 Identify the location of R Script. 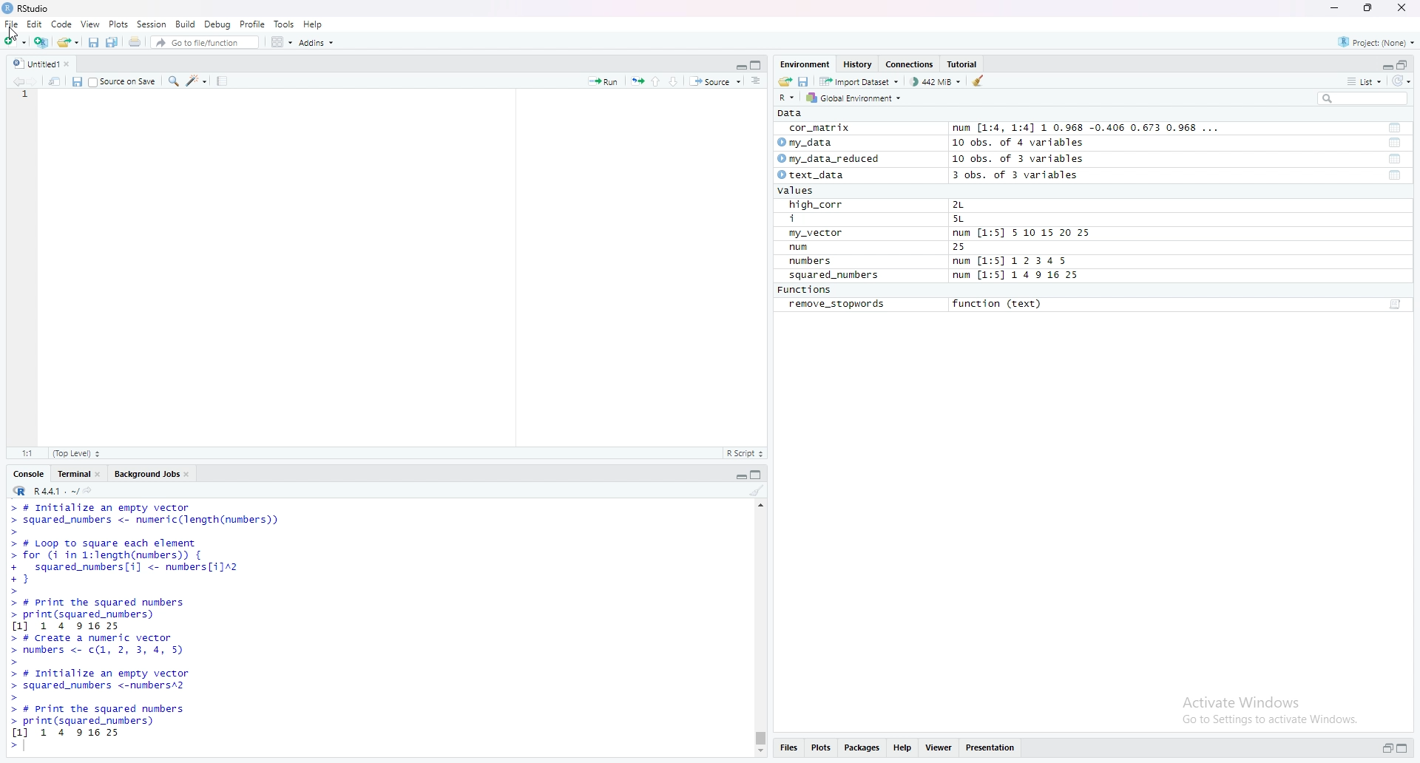
(745, 453).